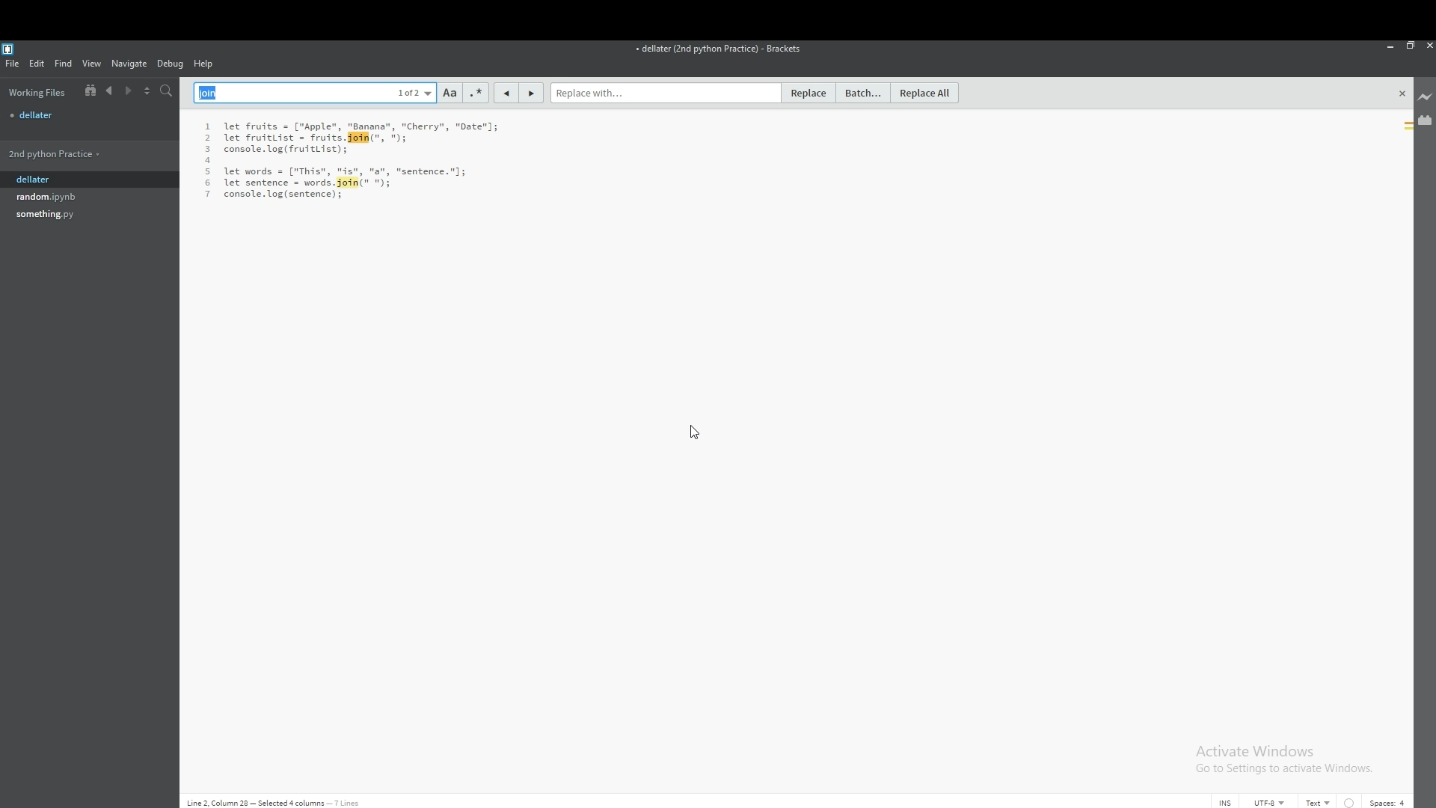 The image size is (1436, 808). I want to click on search, so click(167, 91).